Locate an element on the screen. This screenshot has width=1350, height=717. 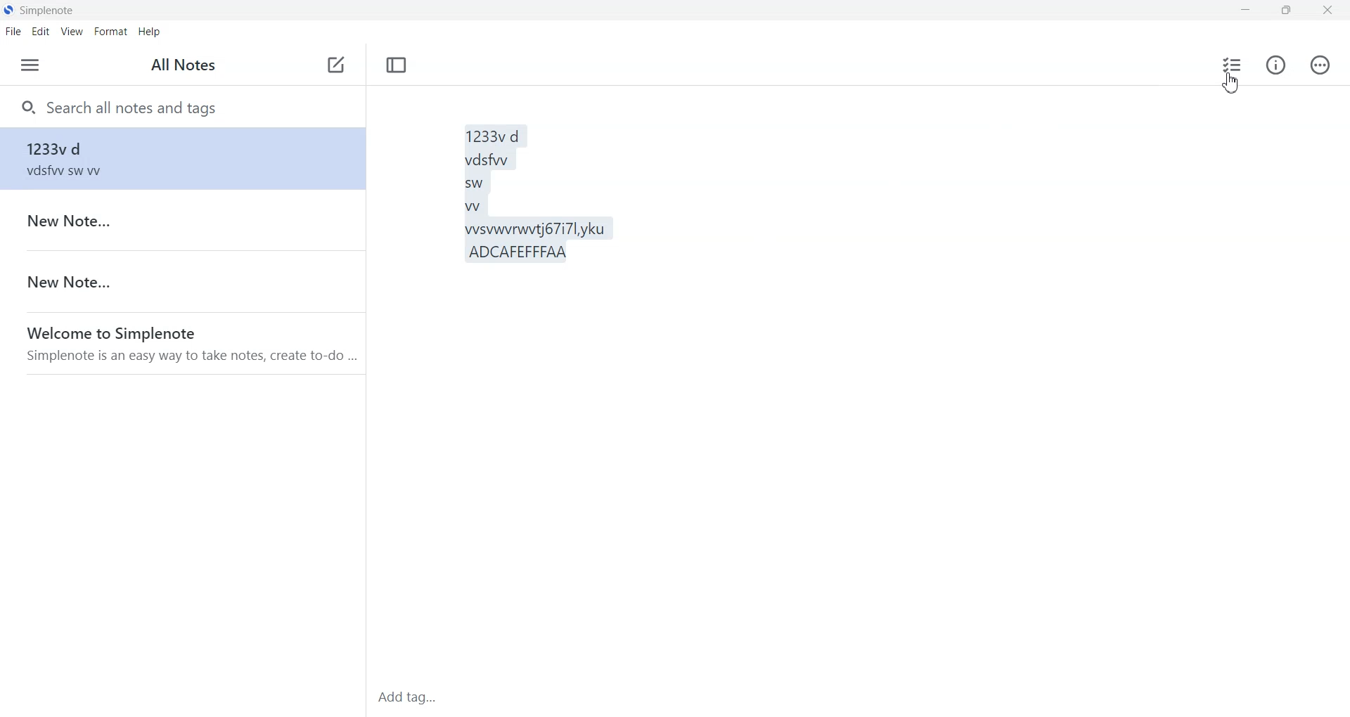
Add new note is located at coordinates (335, 65).